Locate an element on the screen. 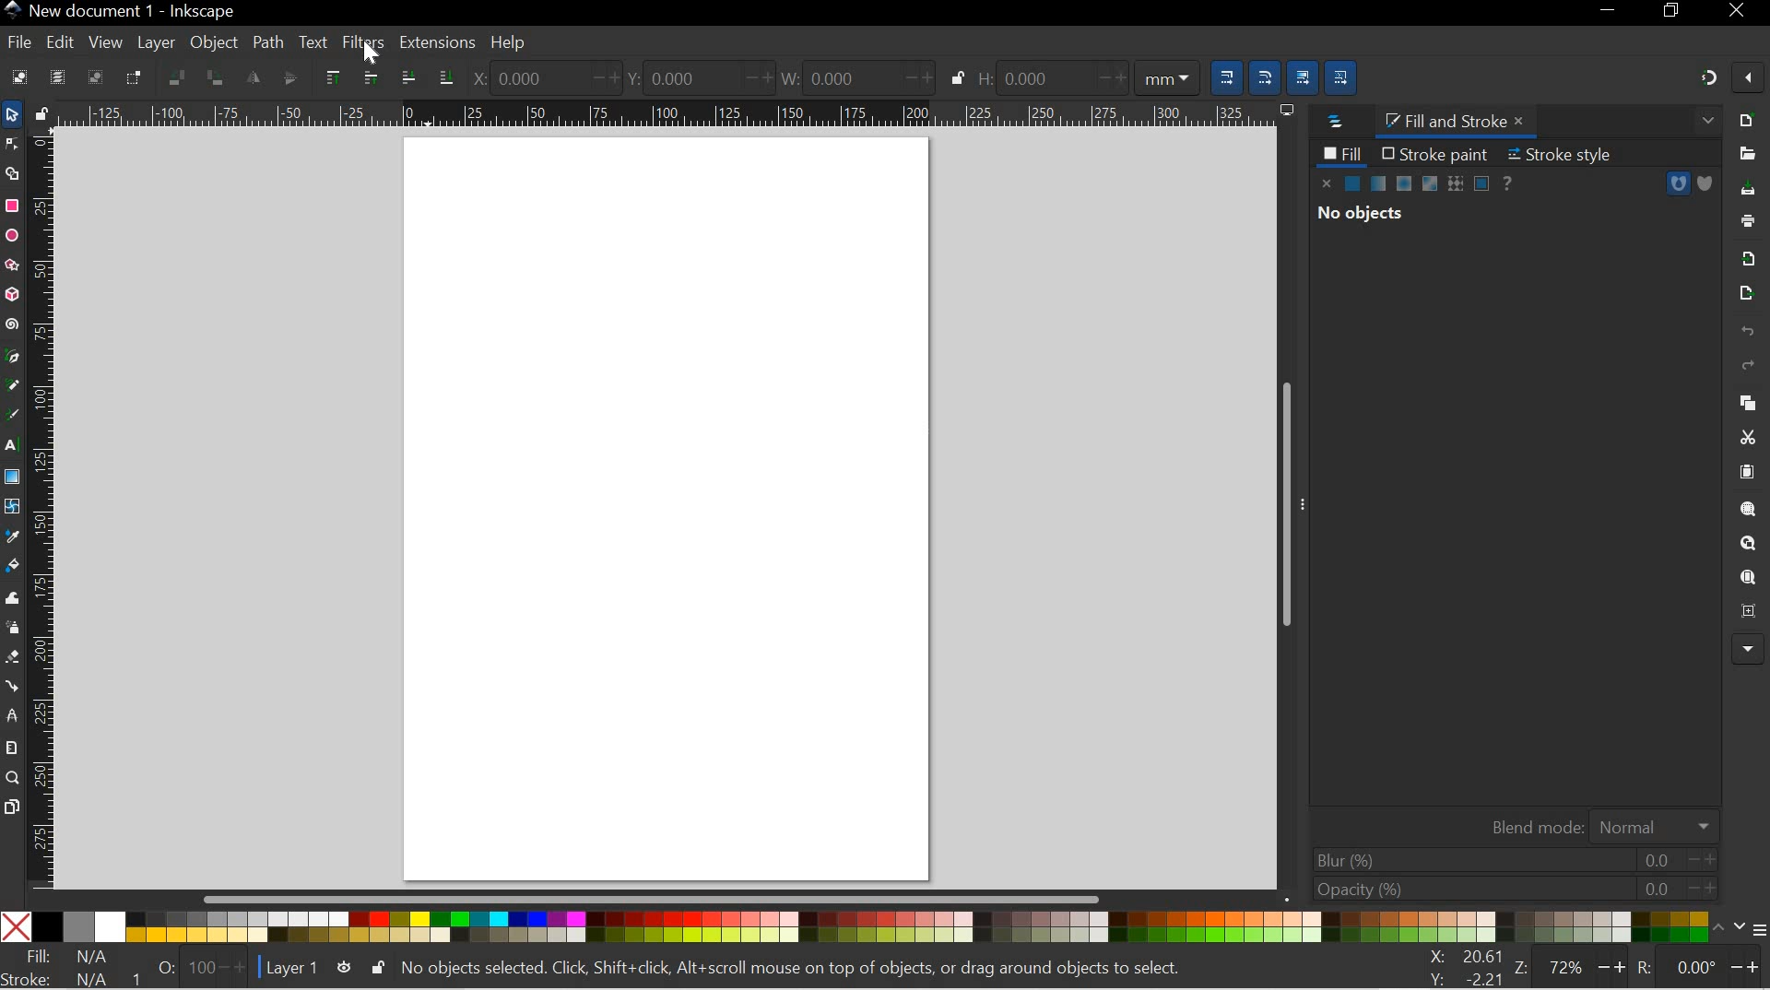 The image size is (1770, 990). HEIGHT is located at coordinates (1086, 76).